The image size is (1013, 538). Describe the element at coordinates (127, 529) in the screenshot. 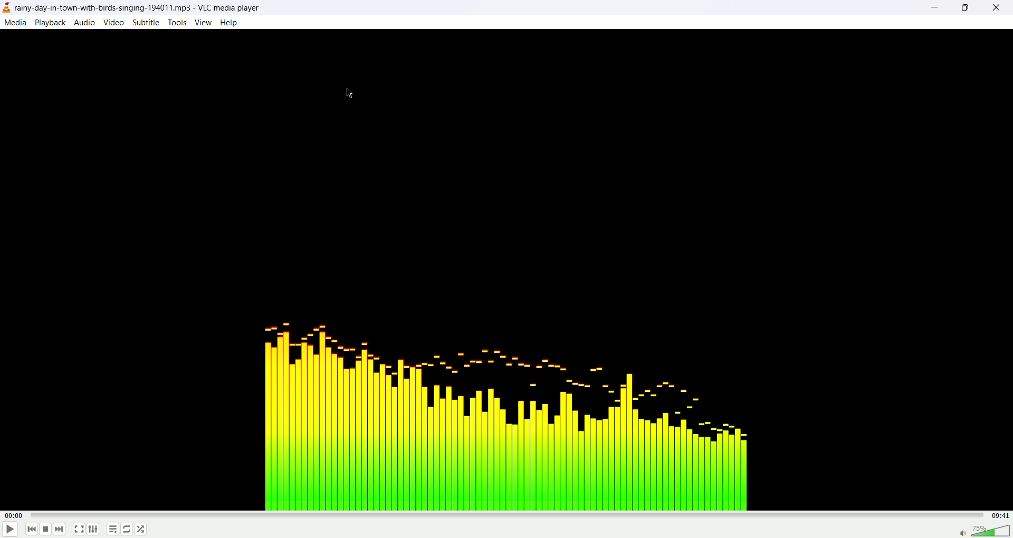

I see `loop` at that location.